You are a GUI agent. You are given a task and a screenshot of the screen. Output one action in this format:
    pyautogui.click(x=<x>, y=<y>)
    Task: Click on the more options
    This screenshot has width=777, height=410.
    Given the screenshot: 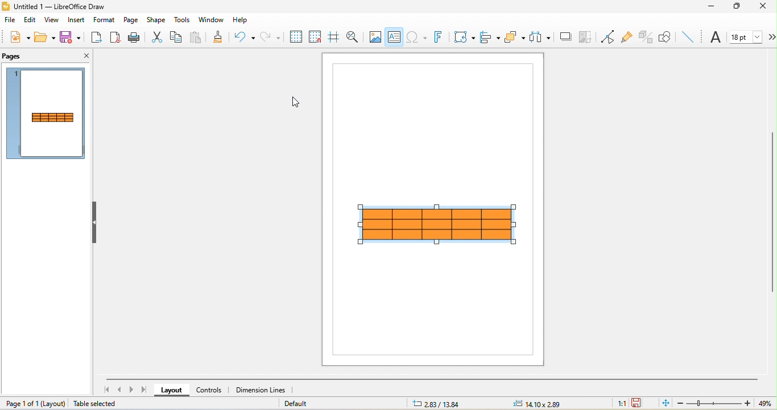 What is the action you would take?
    pyautogui.click(x=770, y=36)
    